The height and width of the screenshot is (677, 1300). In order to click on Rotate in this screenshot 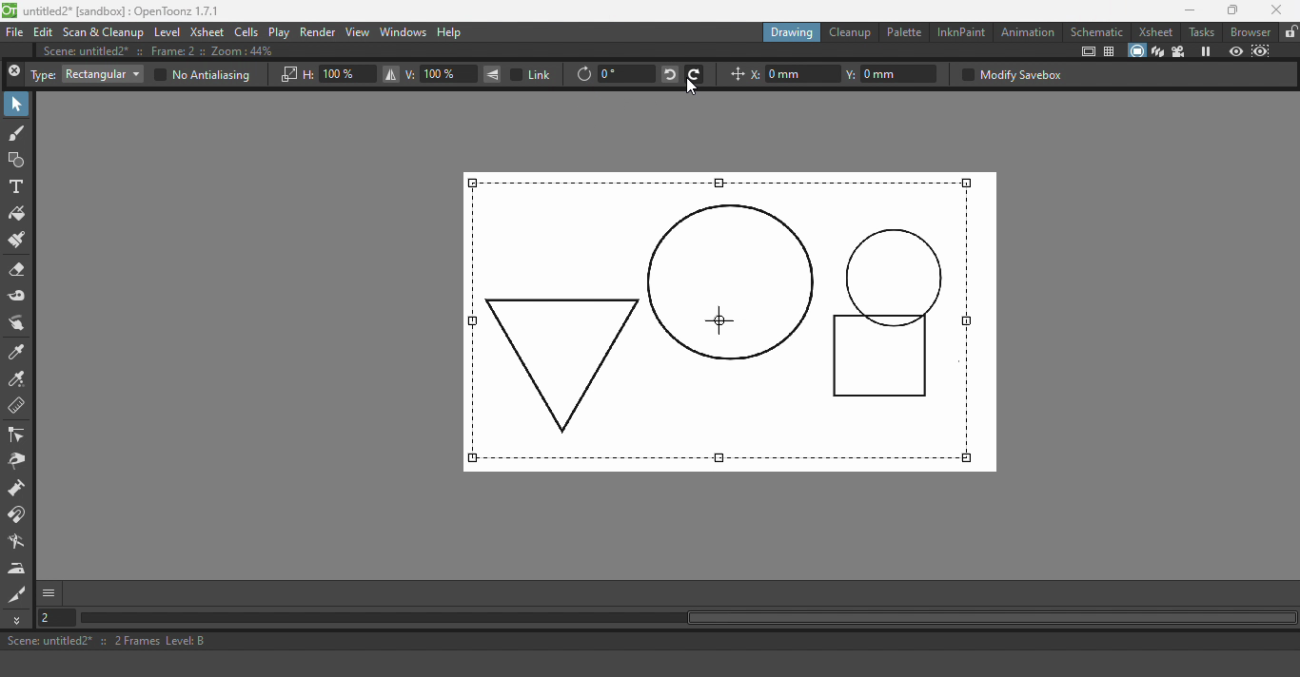, I will do `click(583, 75)`.